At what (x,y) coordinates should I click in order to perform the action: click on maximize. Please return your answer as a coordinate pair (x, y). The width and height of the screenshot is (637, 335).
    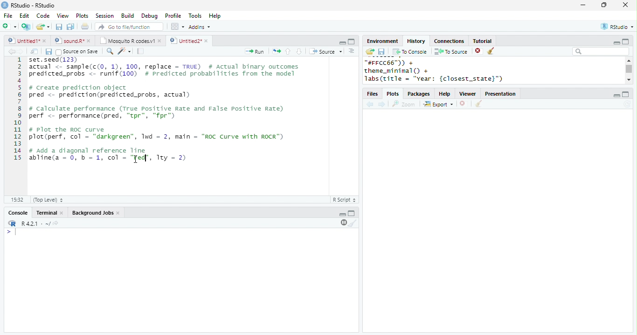
    Looking at the image, I should click on (625, 41).